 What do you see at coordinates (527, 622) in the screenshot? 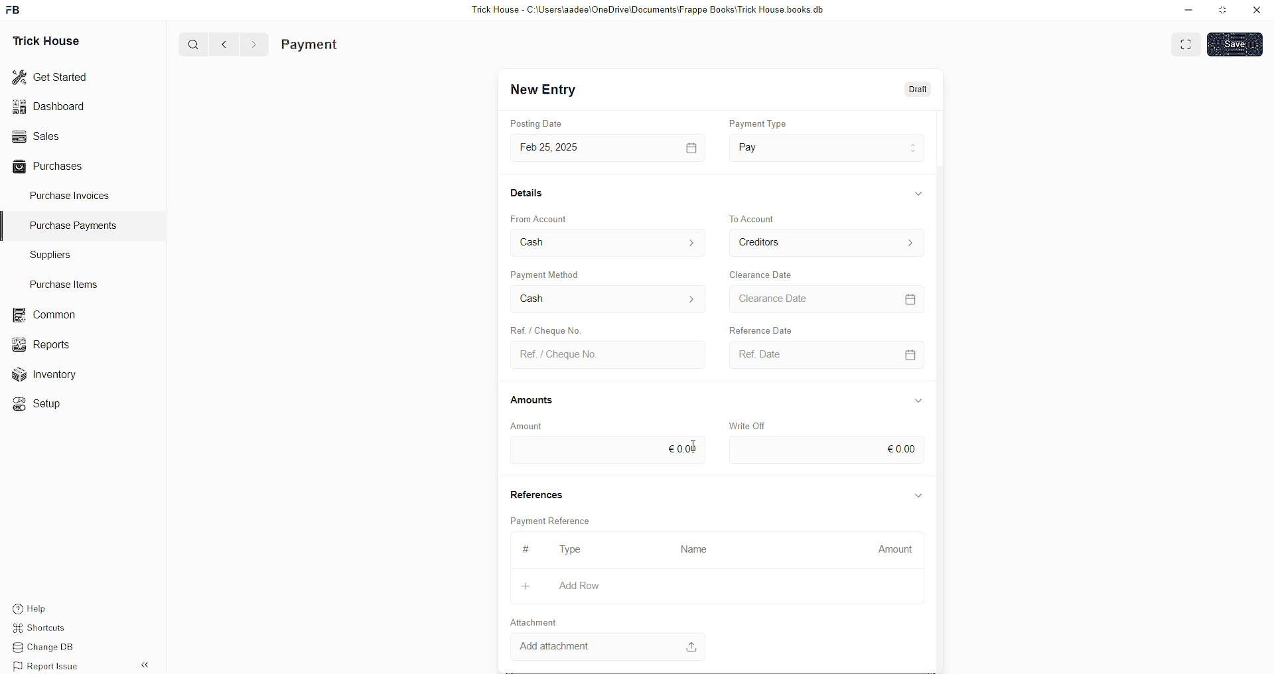
I see `Attachment` at bounding box center [527, 622].